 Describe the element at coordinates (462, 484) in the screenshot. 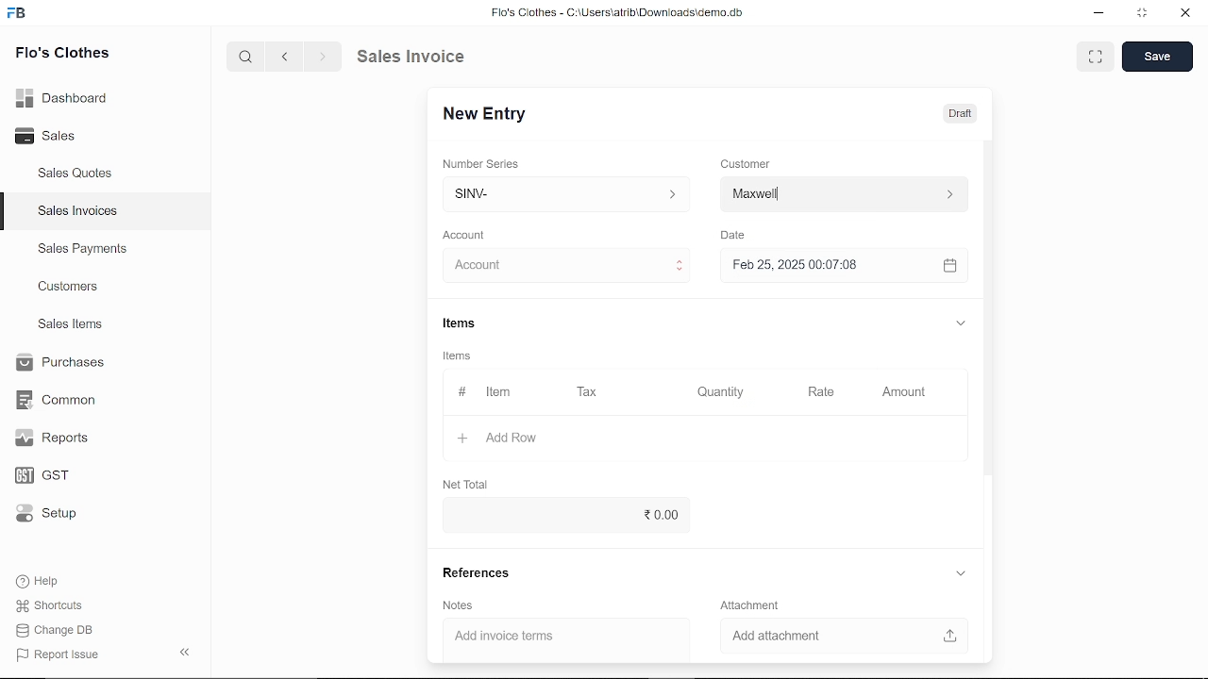

I see `Net Total` at that location.